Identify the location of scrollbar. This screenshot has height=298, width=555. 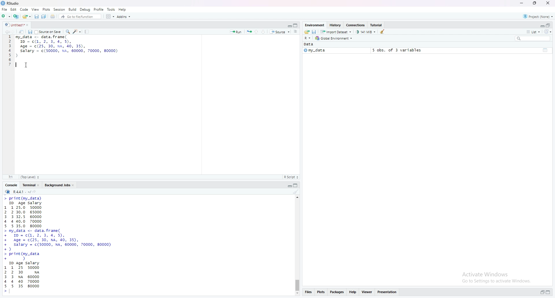
(297, 245).